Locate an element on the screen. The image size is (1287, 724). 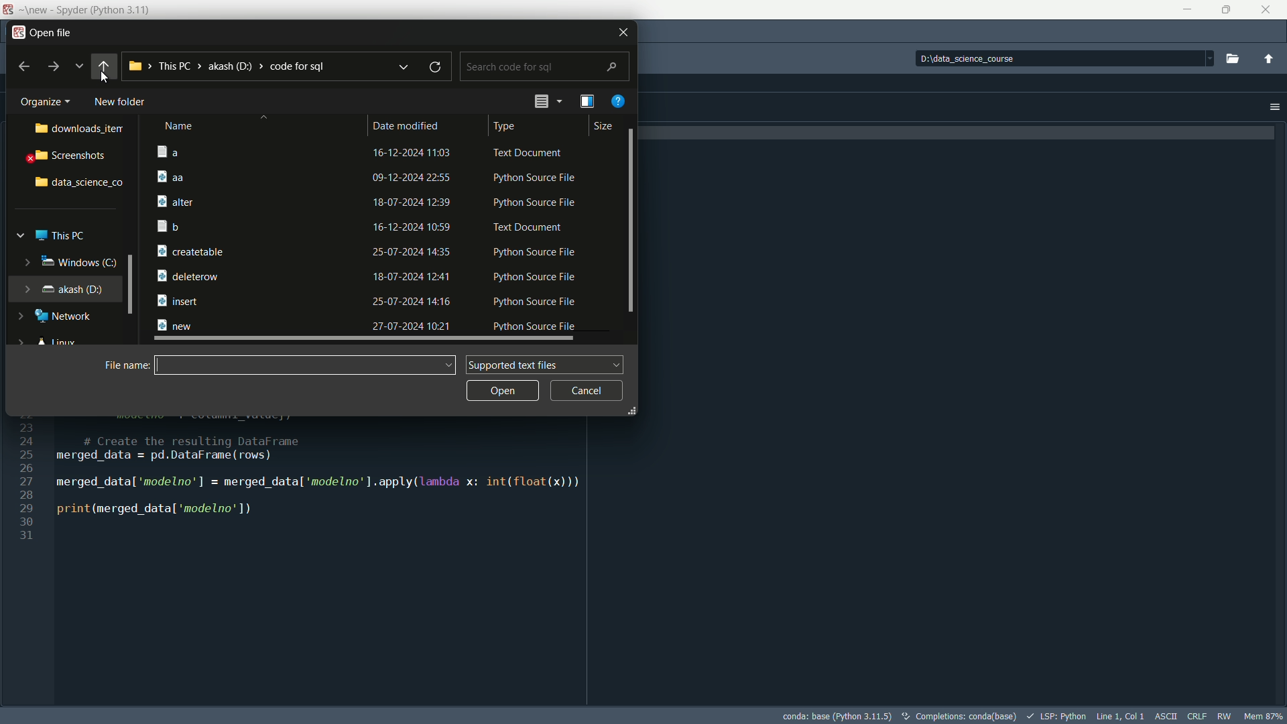
Network  is located at coordinates (66, 316).